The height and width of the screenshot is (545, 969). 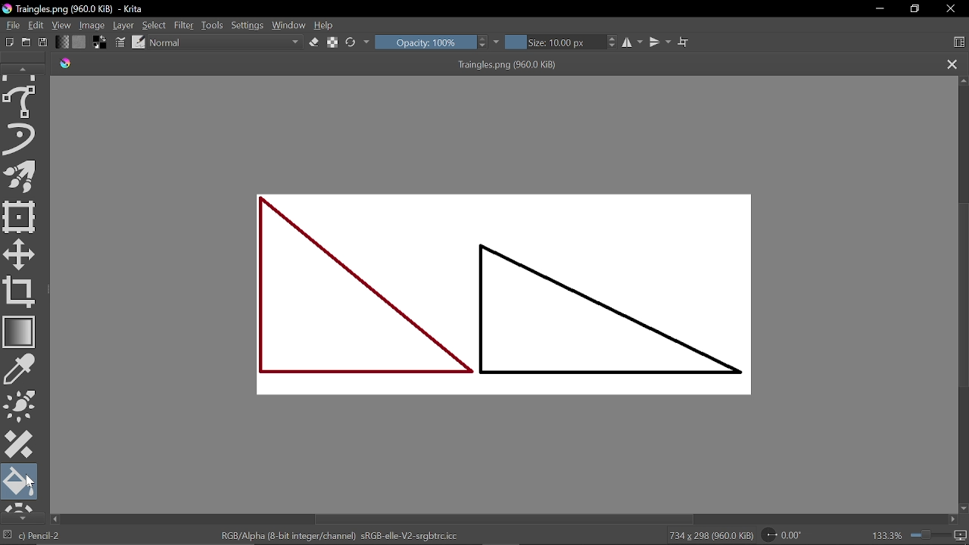 What do you see at coordinates (928, 536) in the screenshot?
I see `Zoom` at bounding box center [928, 536].